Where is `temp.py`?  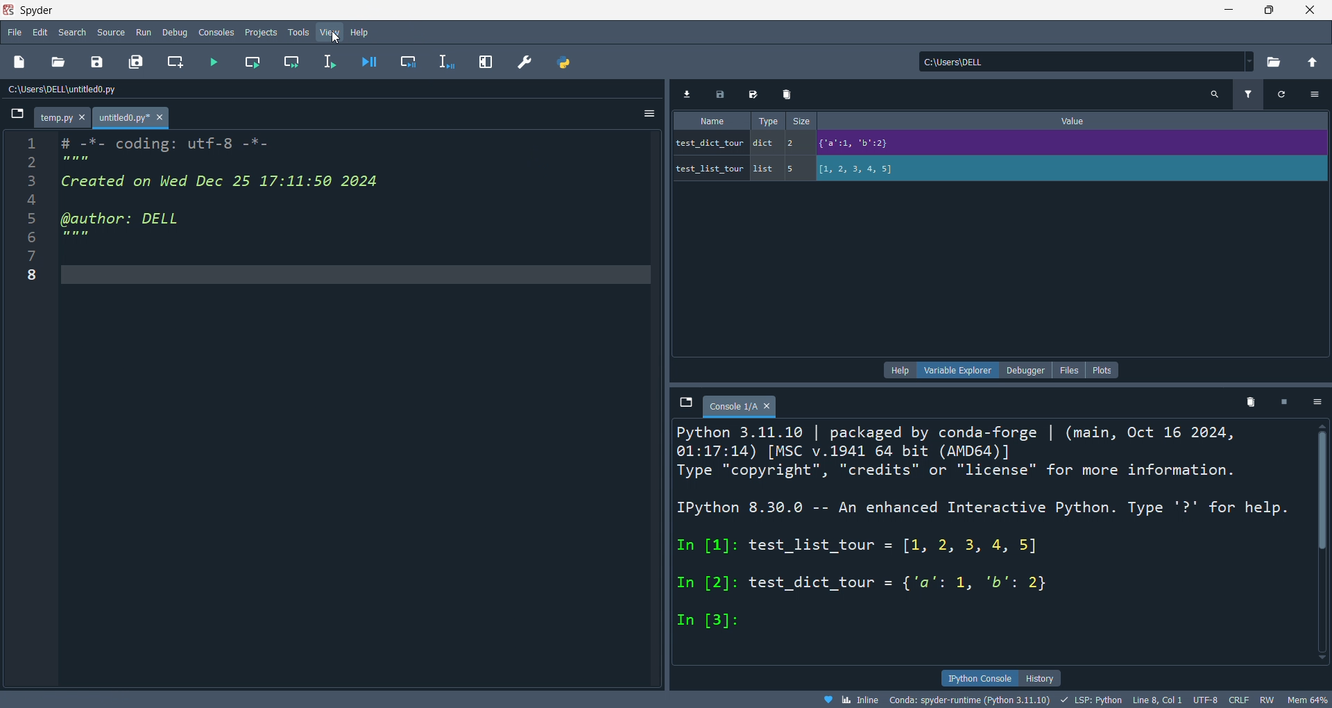 temp.py is located at coordinates (65, 119).